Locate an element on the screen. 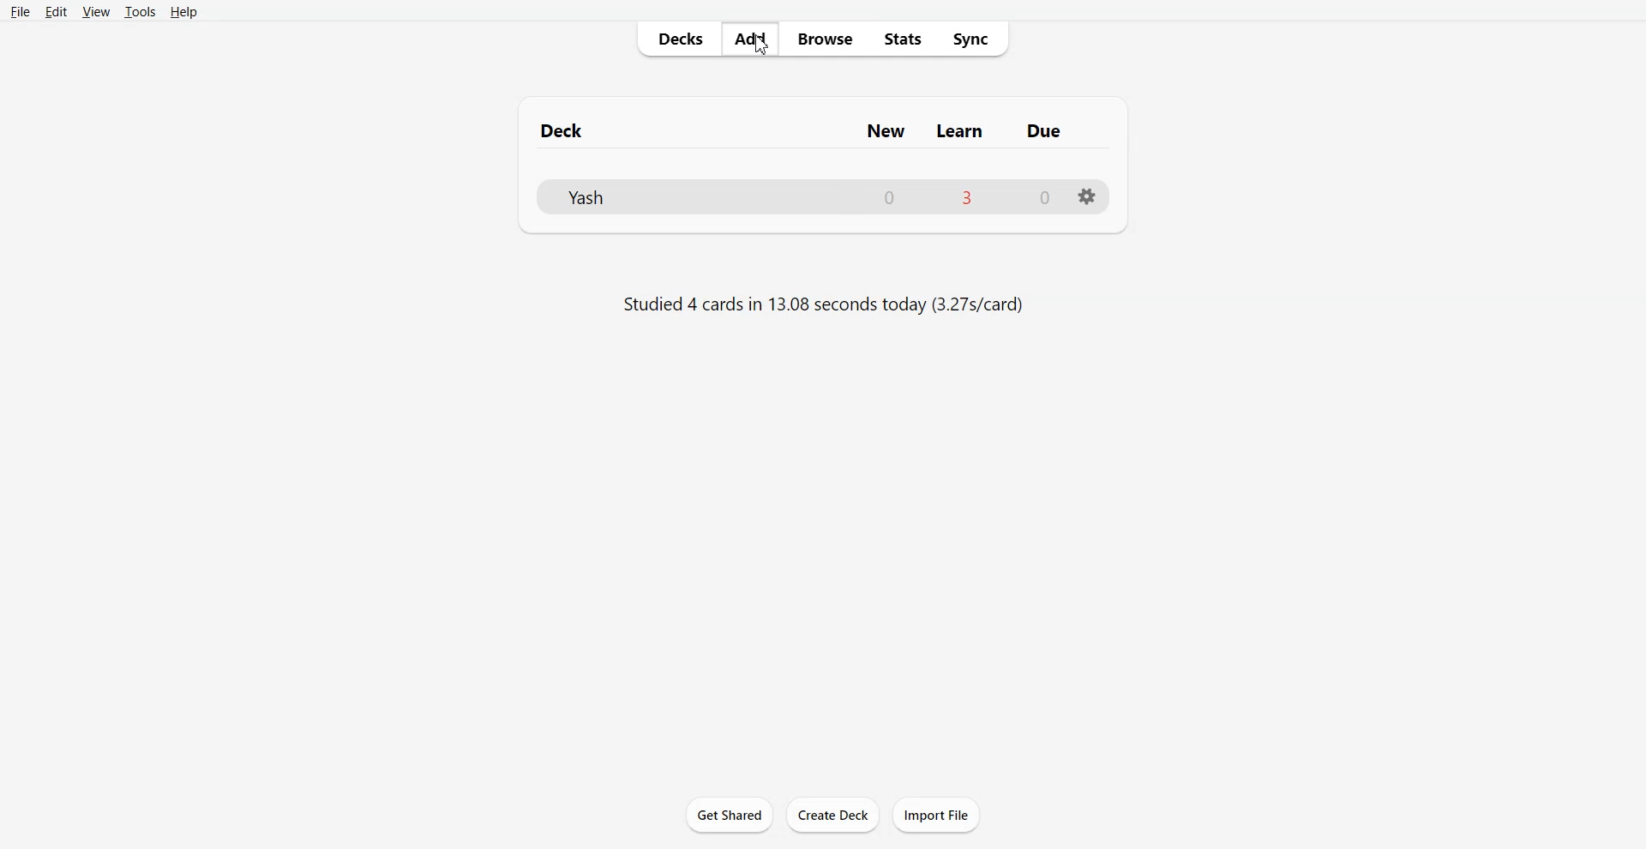 The height and width of the screenshot is (849, 1646). 3 is located at coordinates (967, 199).